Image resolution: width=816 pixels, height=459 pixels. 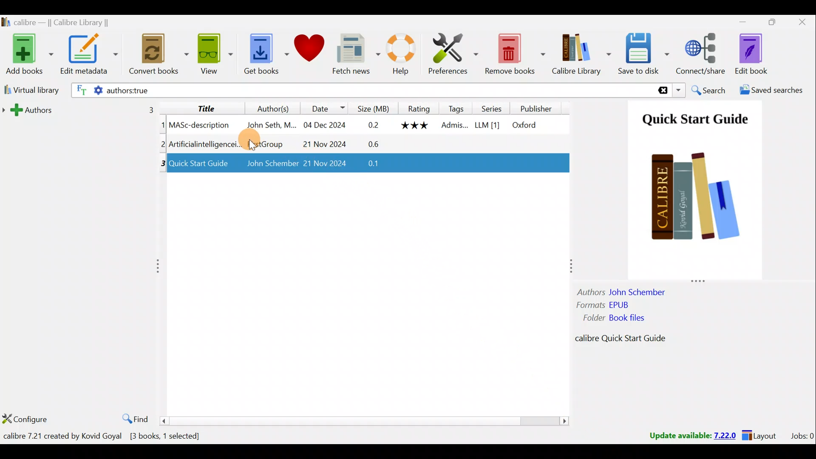 What do you see at coordinates (708, 90) in the screenshot?
I see `Search` at bounding box center [708, 90].